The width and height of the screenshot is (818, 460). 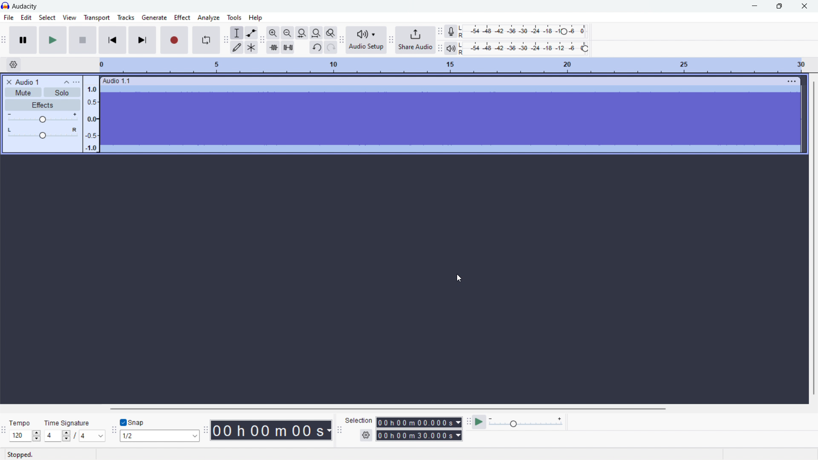 What do you see at coordinates (391, 40) in the screenshot?
I see `sgare audio toolbar` at bounding box center [391, 40].